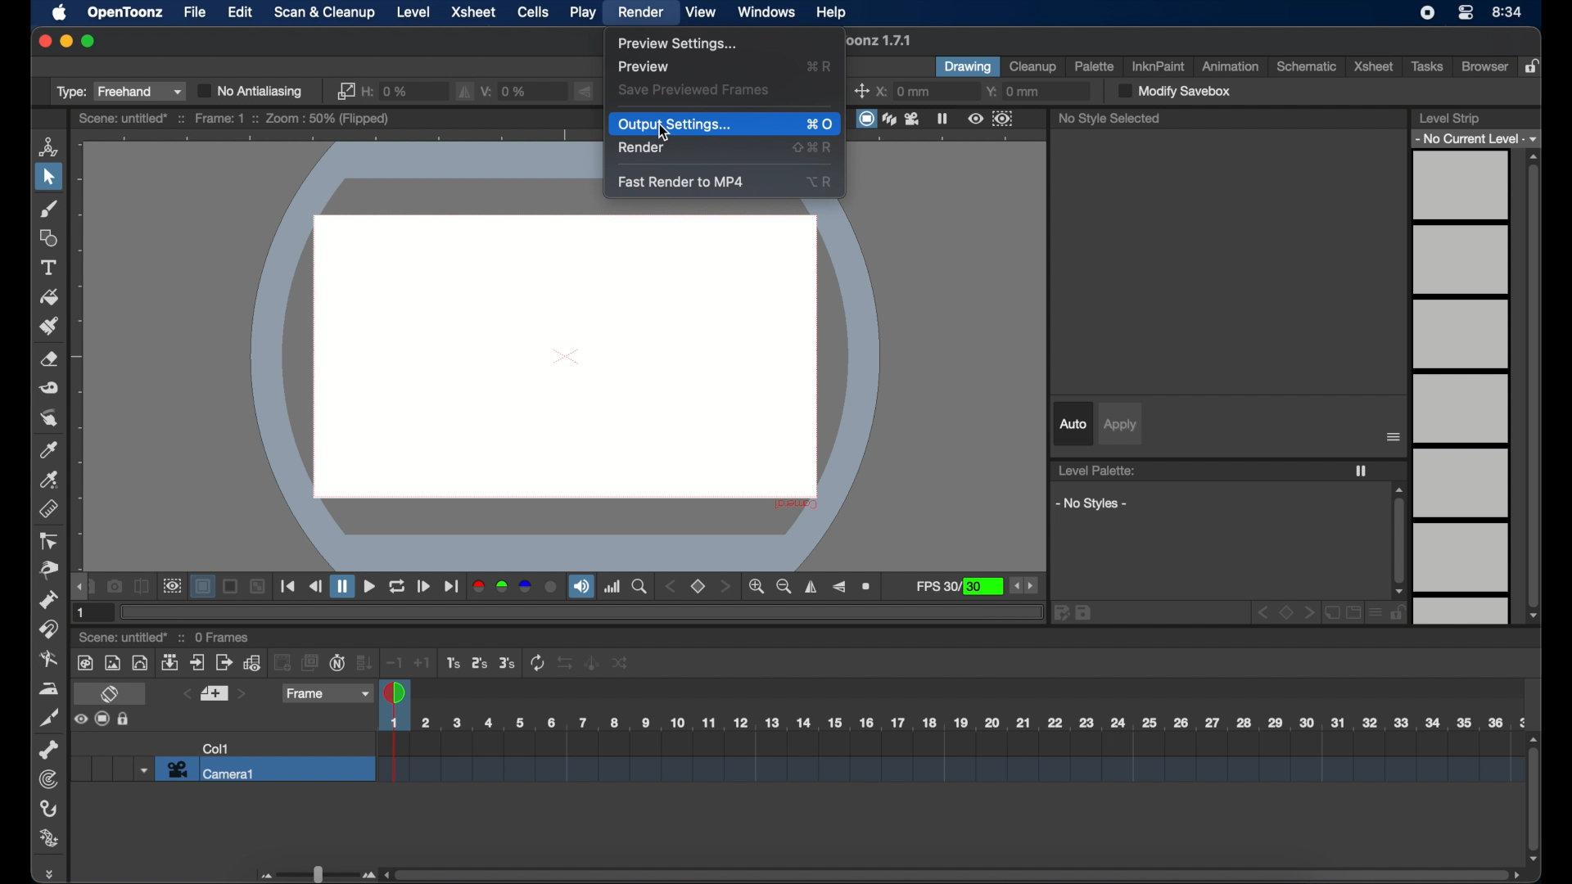 The height and width of the screenshot is (884, 1572). What do you see at coordinates (450, 590) in the screenshot?
I see `` at bounding box center [450, 590].